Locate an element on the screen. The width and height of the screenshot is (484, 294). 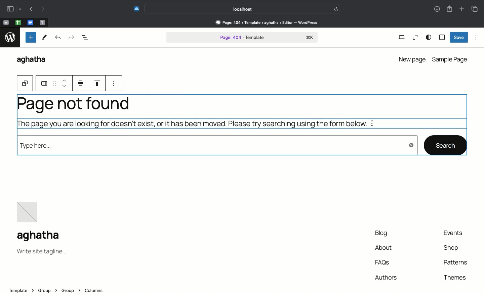
Sidebar is located at coordinates (442, 37).